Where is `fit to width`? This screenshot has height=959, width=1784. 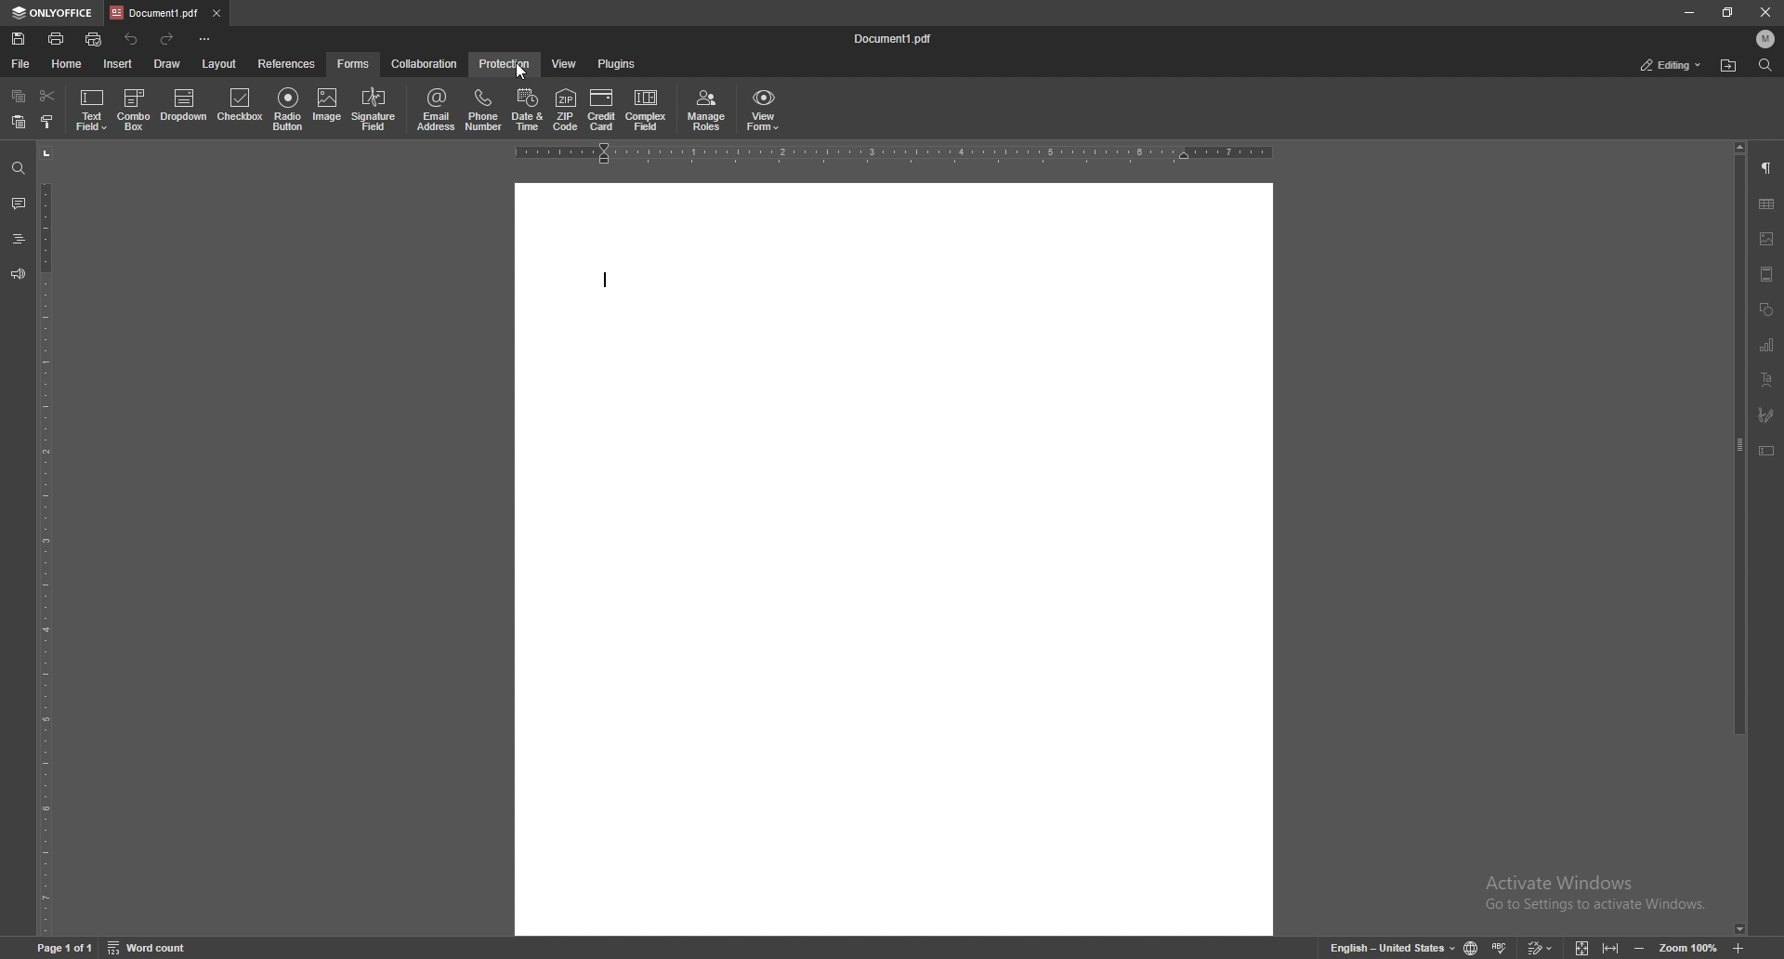 fit to width is located at coordinates (1611, 946).